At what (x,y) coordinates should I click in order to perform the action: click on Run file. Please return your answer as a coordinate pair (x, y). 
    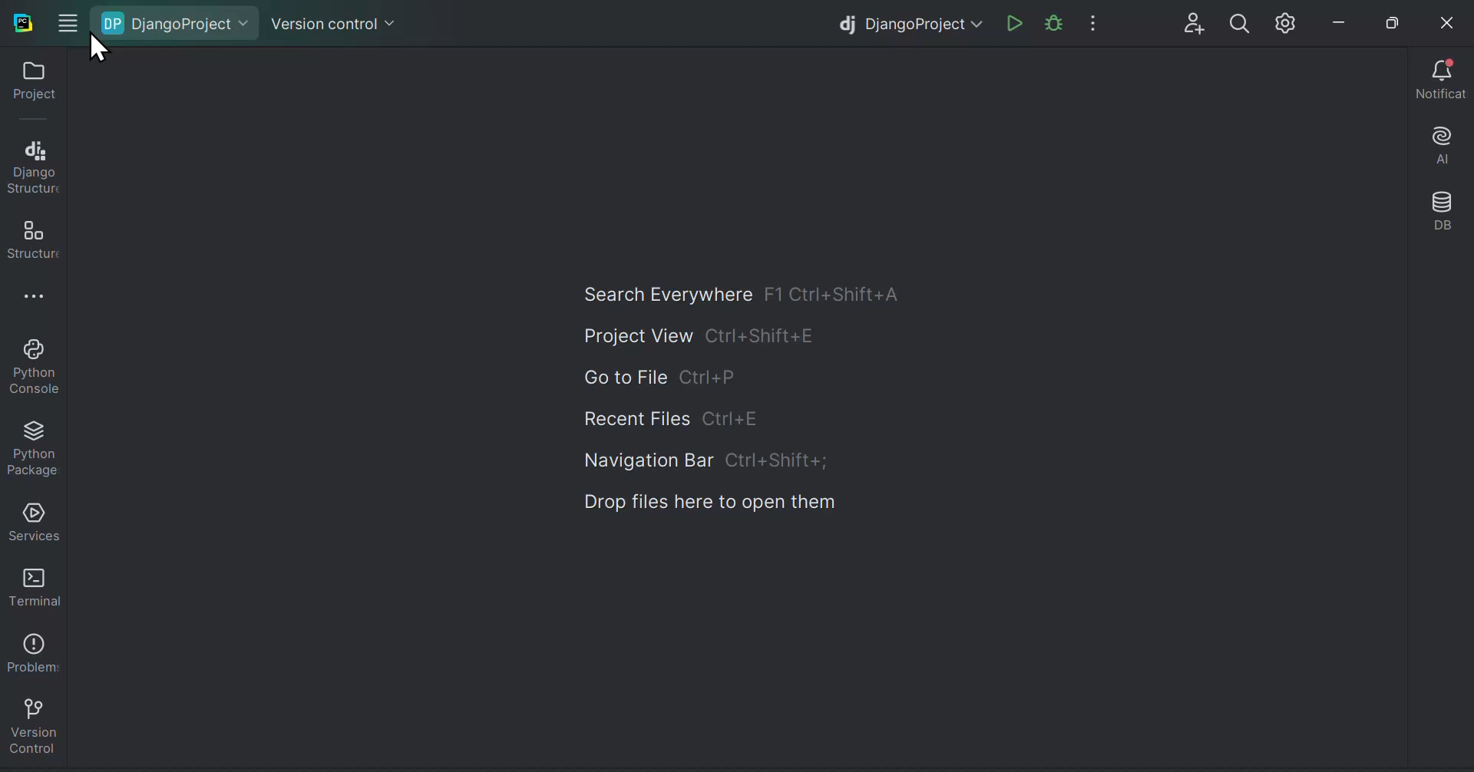
    Looking at the image, I should click on (1011, 18).